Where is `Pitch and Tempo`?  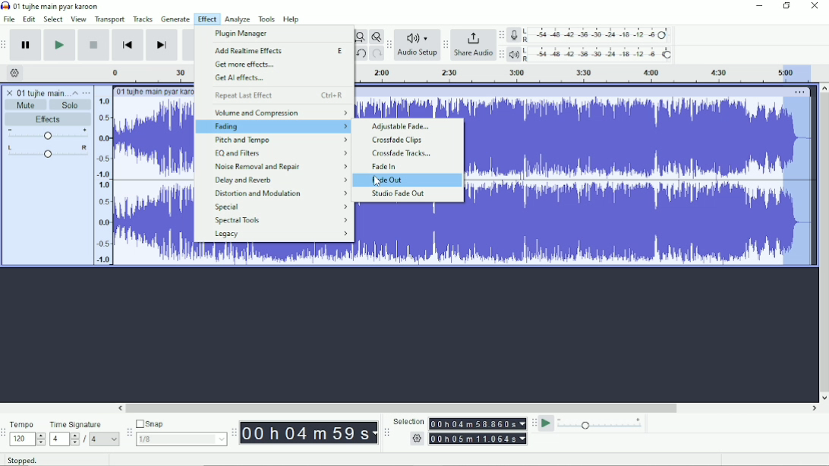 Pitch and Tempo is located at coordinates (280, 140).